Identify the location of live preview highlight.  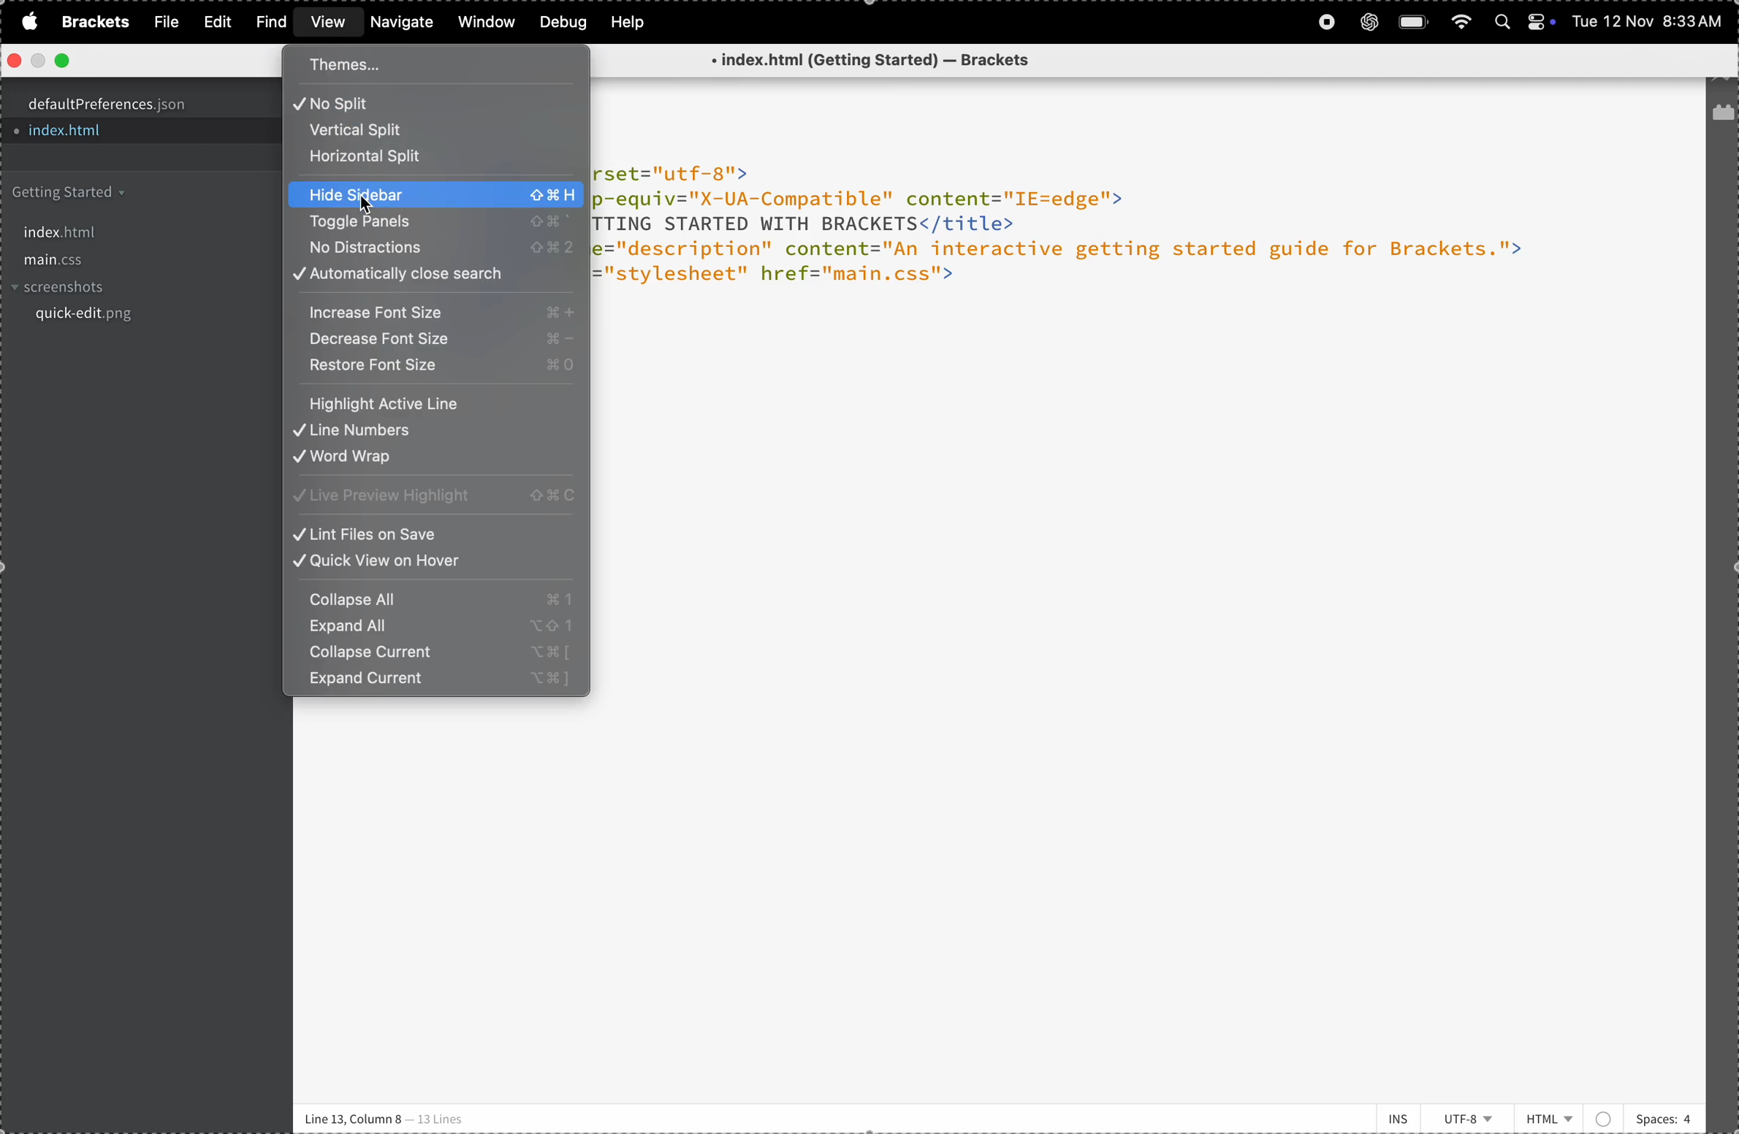
(437, 495).